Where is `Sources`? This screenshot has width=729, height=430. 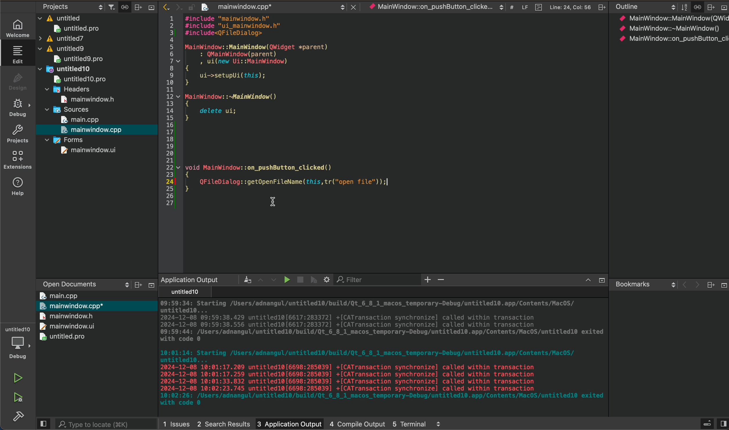
Sources is located at coordinates (68, 109).